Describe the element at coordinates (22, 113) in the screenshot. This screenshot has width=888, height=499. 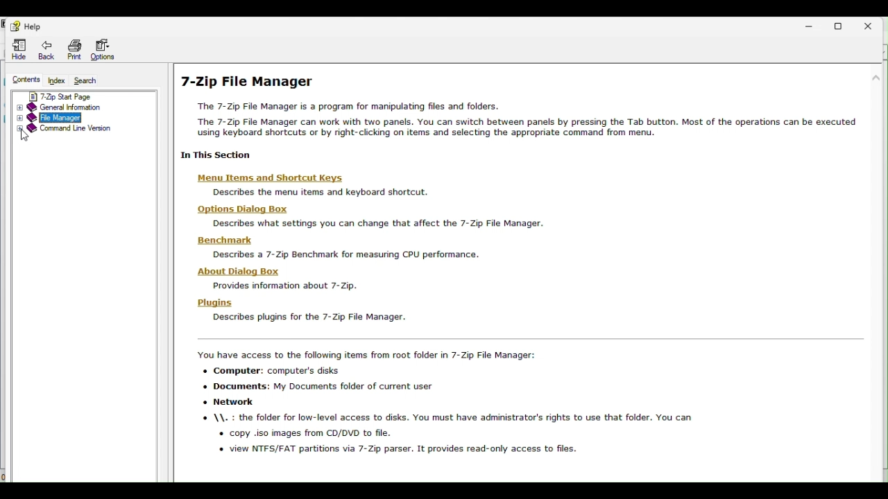
I see `expand` at that location.